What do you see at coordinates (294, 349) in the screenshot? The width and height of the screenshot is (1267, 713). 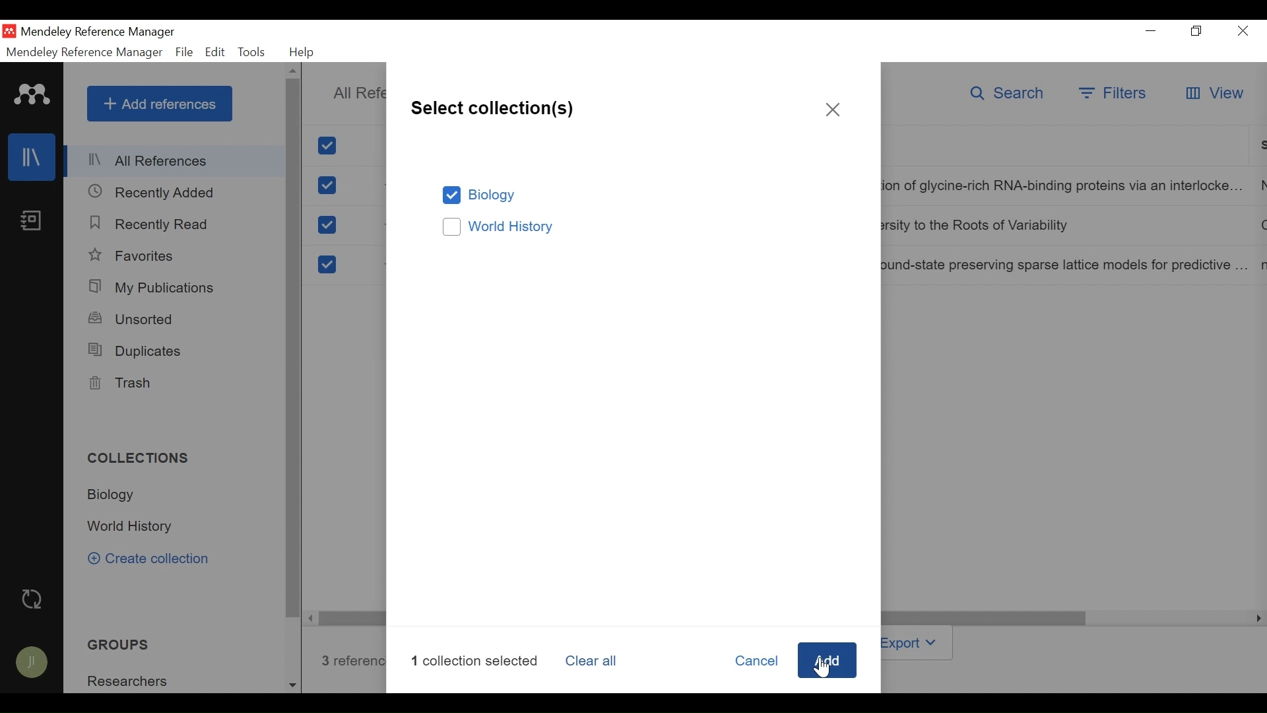 I see `Vertical Scroll bar` at bounding box center [294, 349].